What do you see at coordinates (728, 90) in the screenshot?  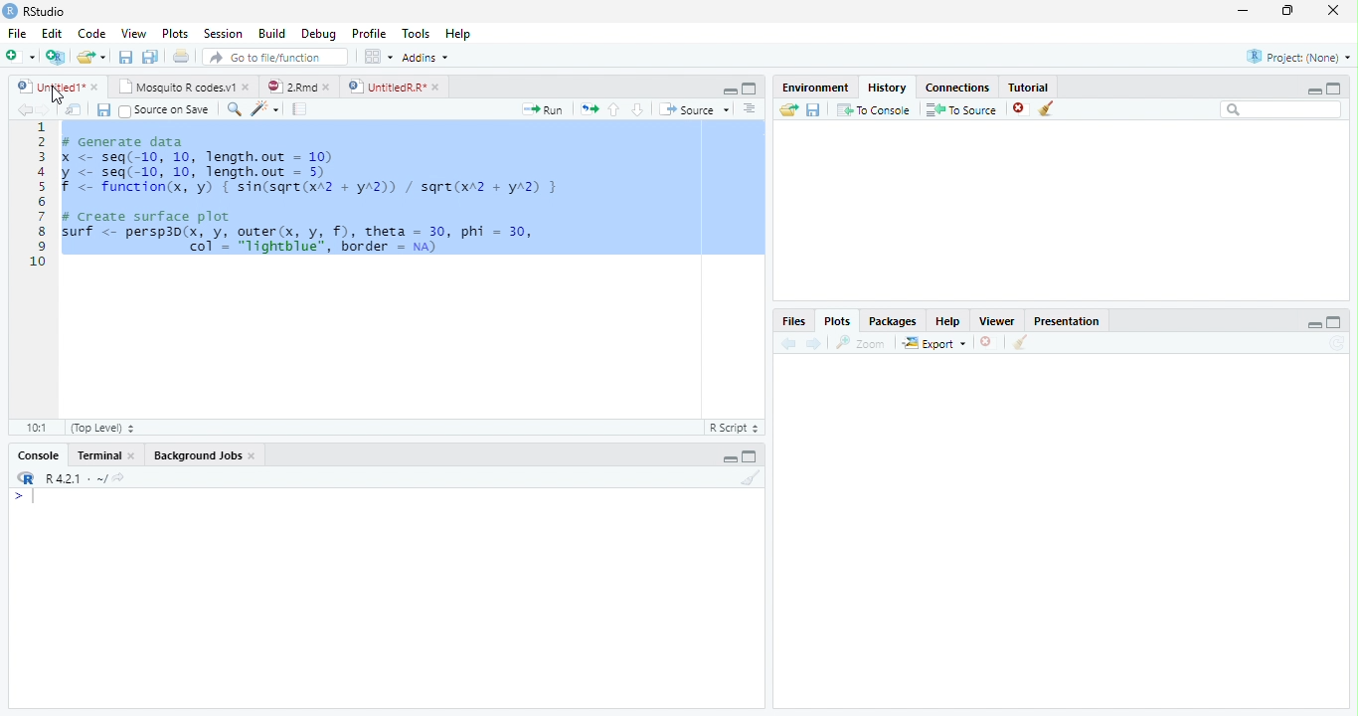 I see `Minimize` at bounding box center [728, 90].